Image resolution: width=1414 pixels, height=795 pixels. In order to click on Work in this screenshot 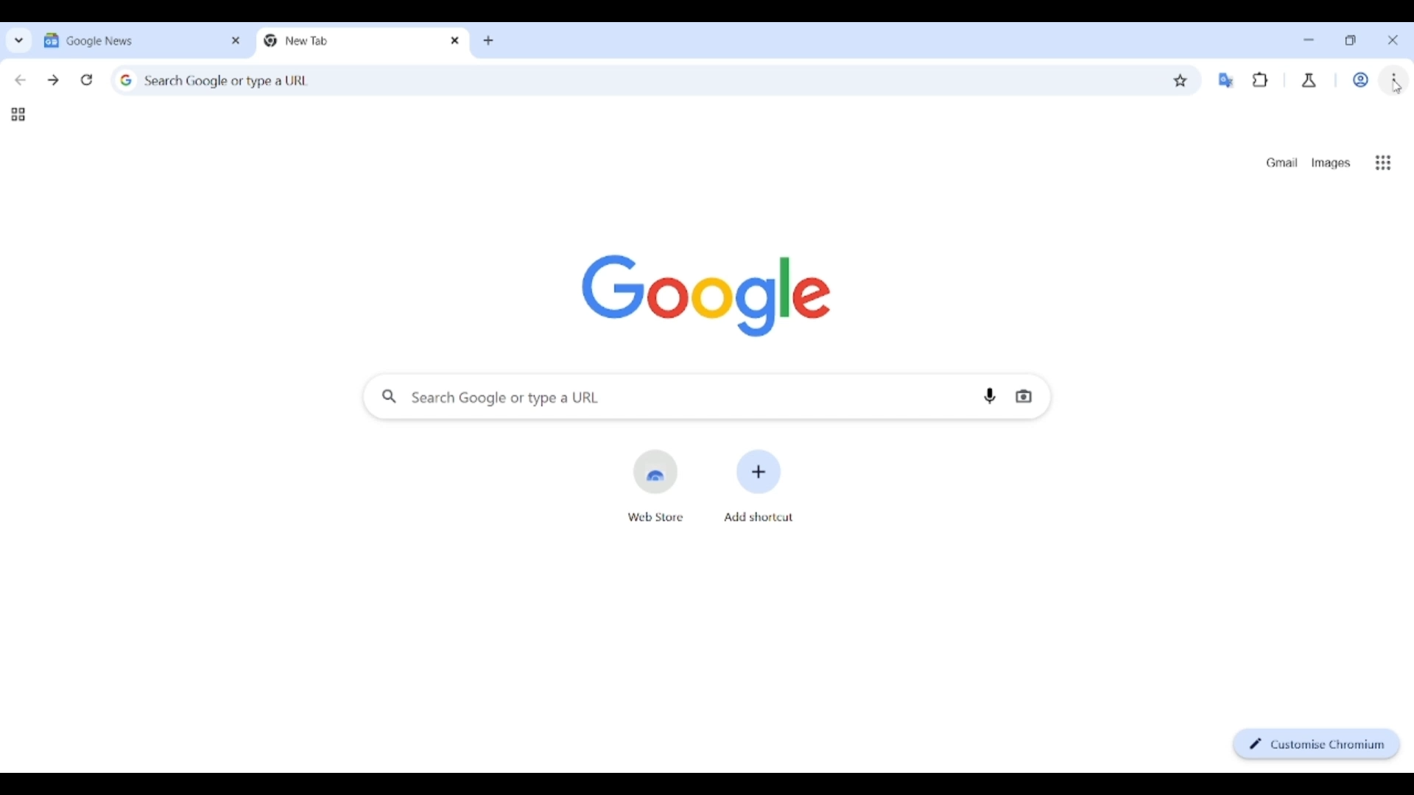, I will do `click(1360, 79)`.